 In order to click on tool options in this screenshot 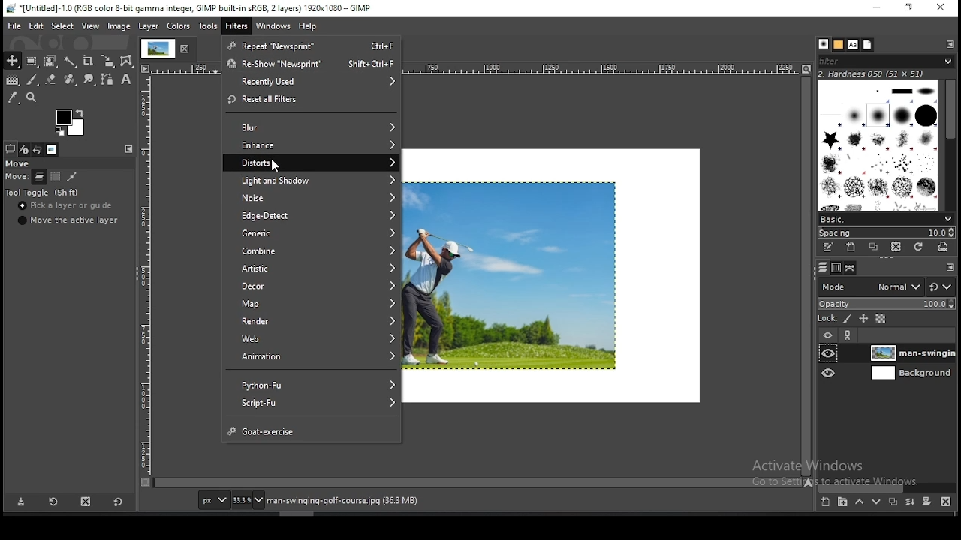, I will do `click(11, 148)`.